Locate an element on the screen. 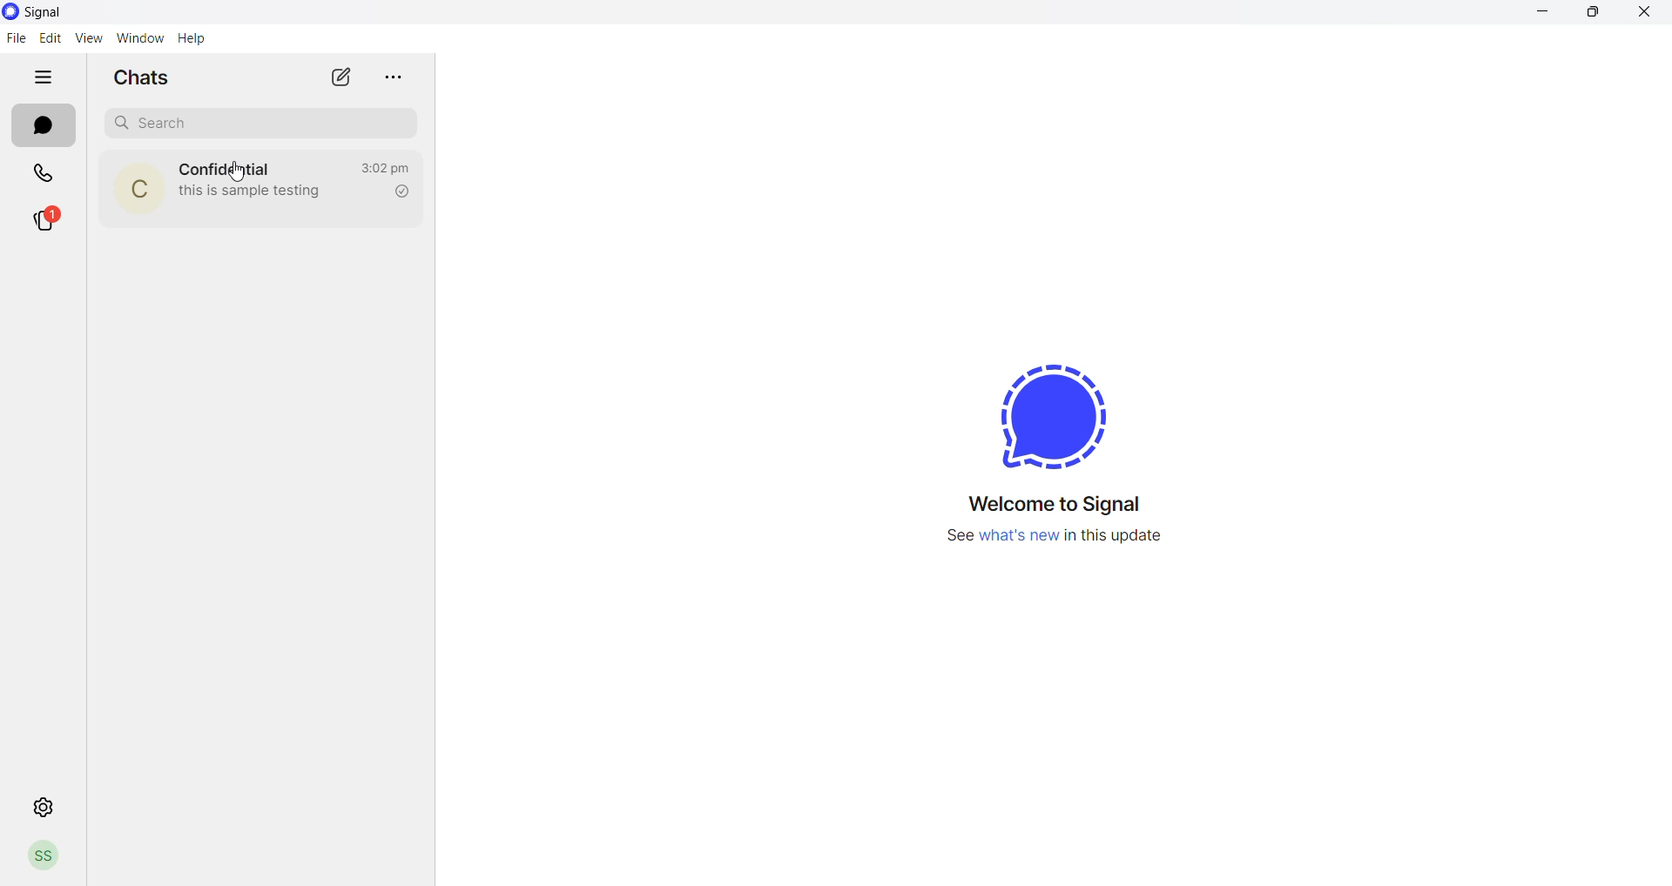  calls is located at coordinates (41, 175).